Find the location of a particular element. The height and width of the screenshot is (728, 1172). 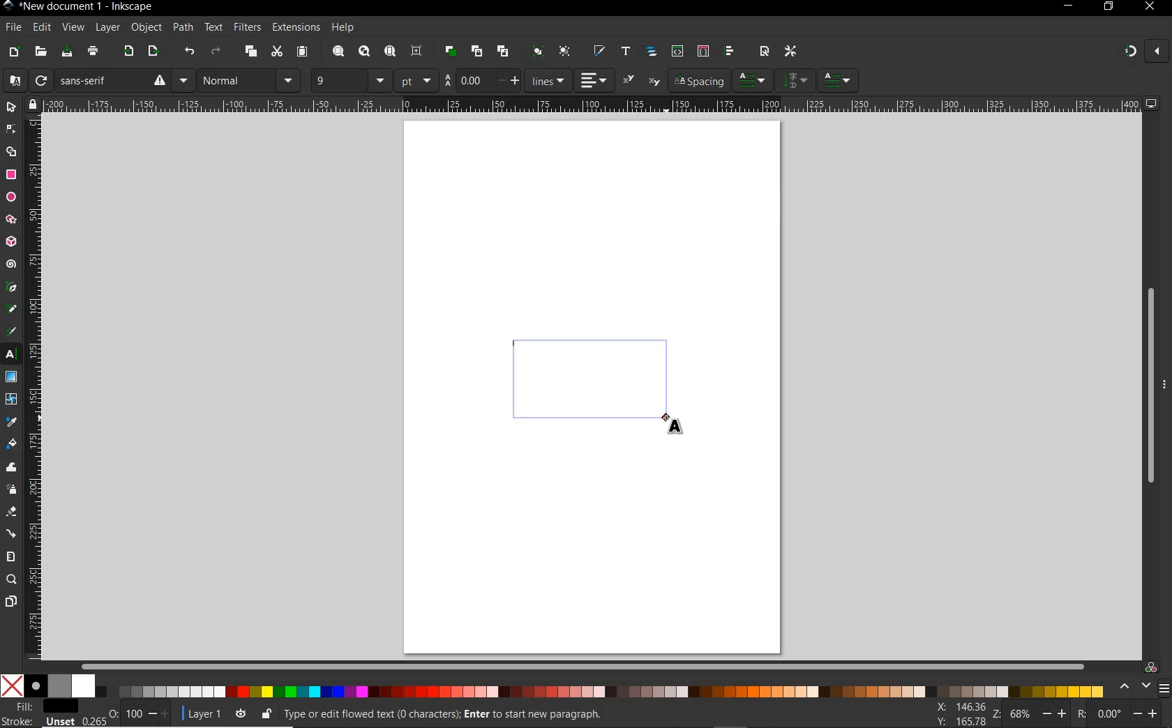

subscript is located at coordinates (654, 82).